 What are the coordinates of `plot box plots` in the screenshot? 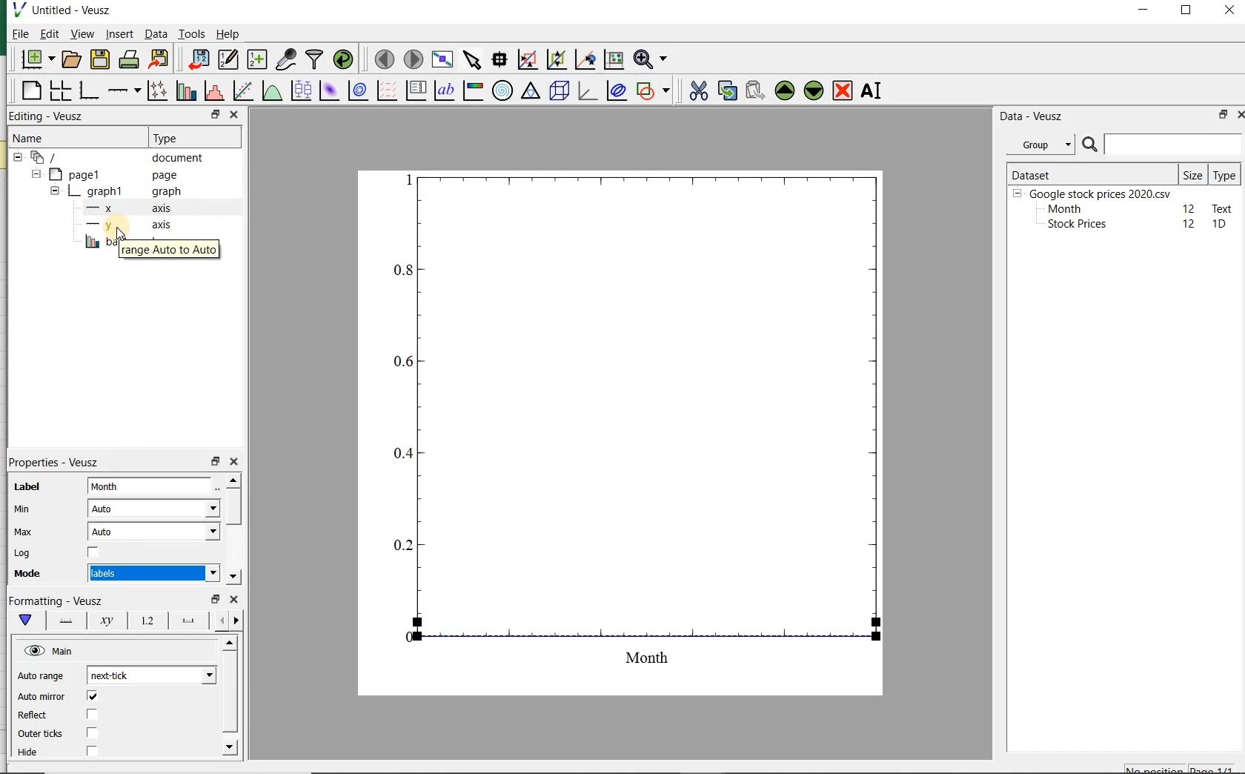 It's located at (299, 92).